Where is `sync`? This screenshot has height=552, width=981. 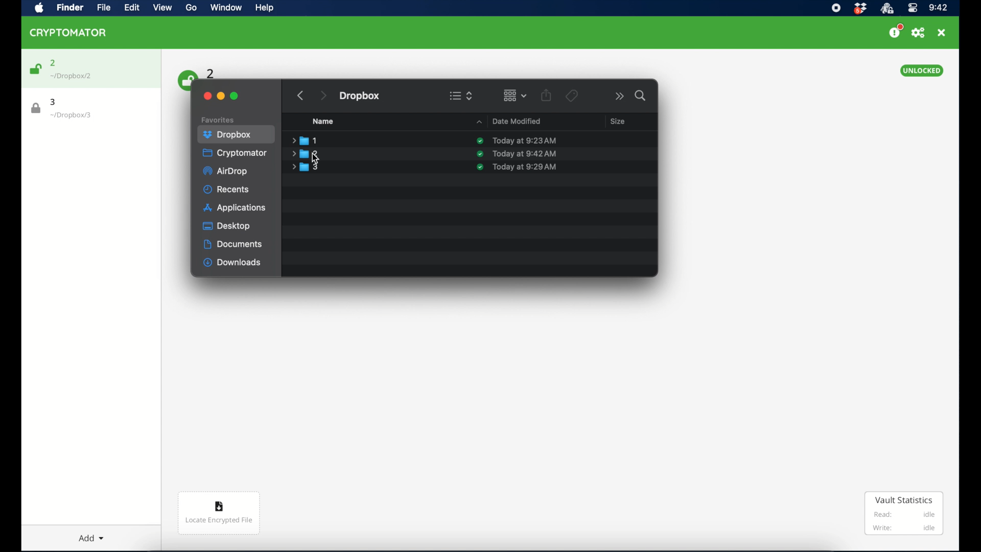 sync is located at coordinates (480, 141).